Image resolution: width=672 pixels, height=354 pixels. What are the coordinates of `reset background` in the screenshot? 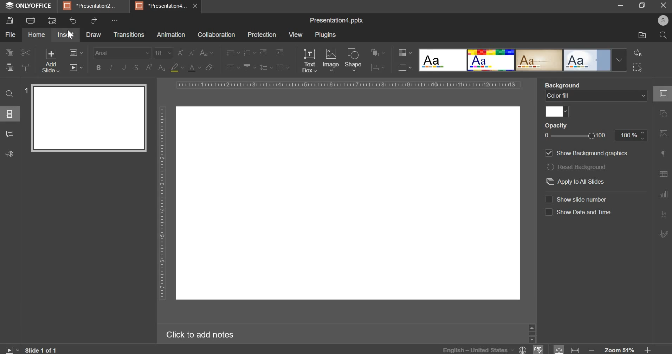 It's located at (576, 166).